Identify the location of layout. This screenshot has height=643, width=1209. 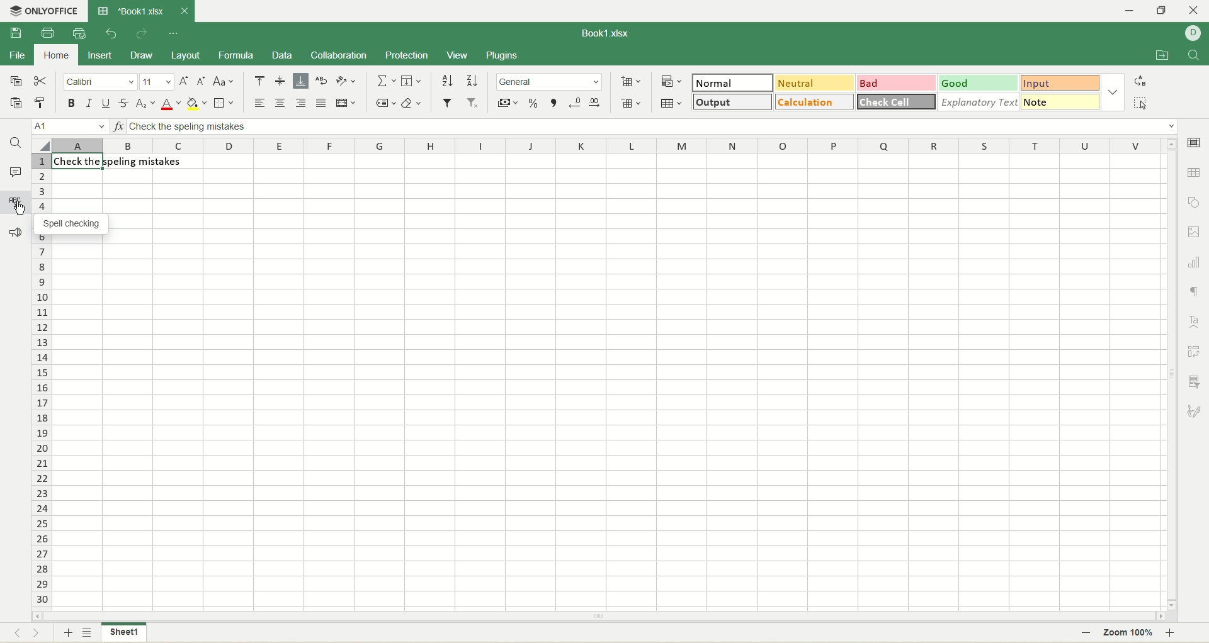
(184, 55).